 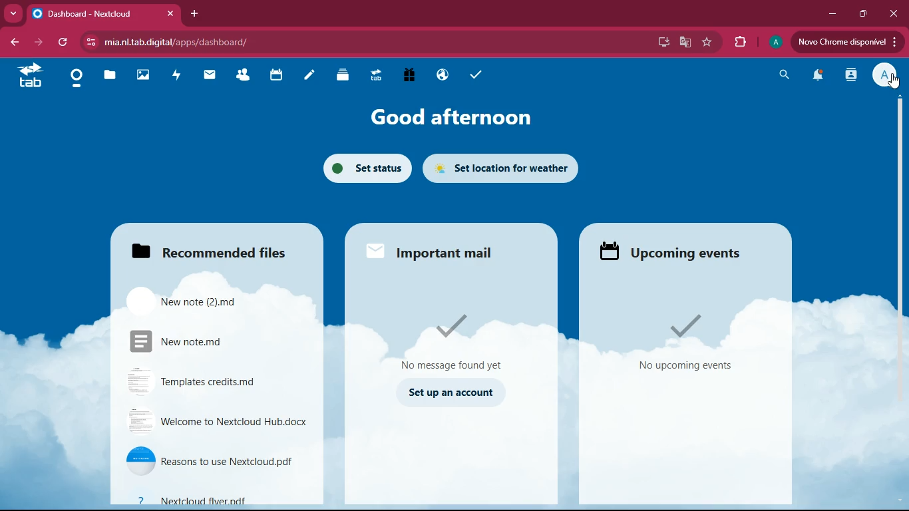 I want to click on layers, so click(x=343, y=75).